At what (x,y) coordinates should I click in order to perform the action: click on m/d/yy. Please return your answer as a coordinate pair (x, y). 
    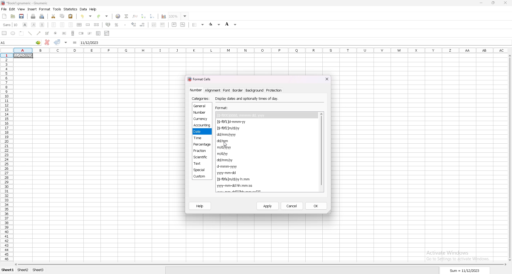
    Looking at the image, I should click on (223, 154).